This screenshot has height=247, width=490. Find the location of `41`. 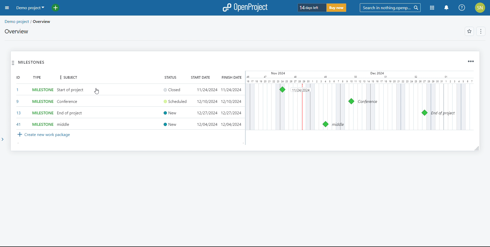

41 is located at coordinates (19, 124).